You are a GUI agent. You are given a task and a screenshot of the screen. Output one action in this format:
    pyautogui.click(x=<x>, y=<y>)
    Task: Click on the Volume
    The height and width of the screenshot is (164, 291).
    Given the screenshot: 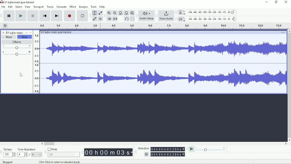 What is the action you would take?
    pyautogui.click(x=17, y=48)
    